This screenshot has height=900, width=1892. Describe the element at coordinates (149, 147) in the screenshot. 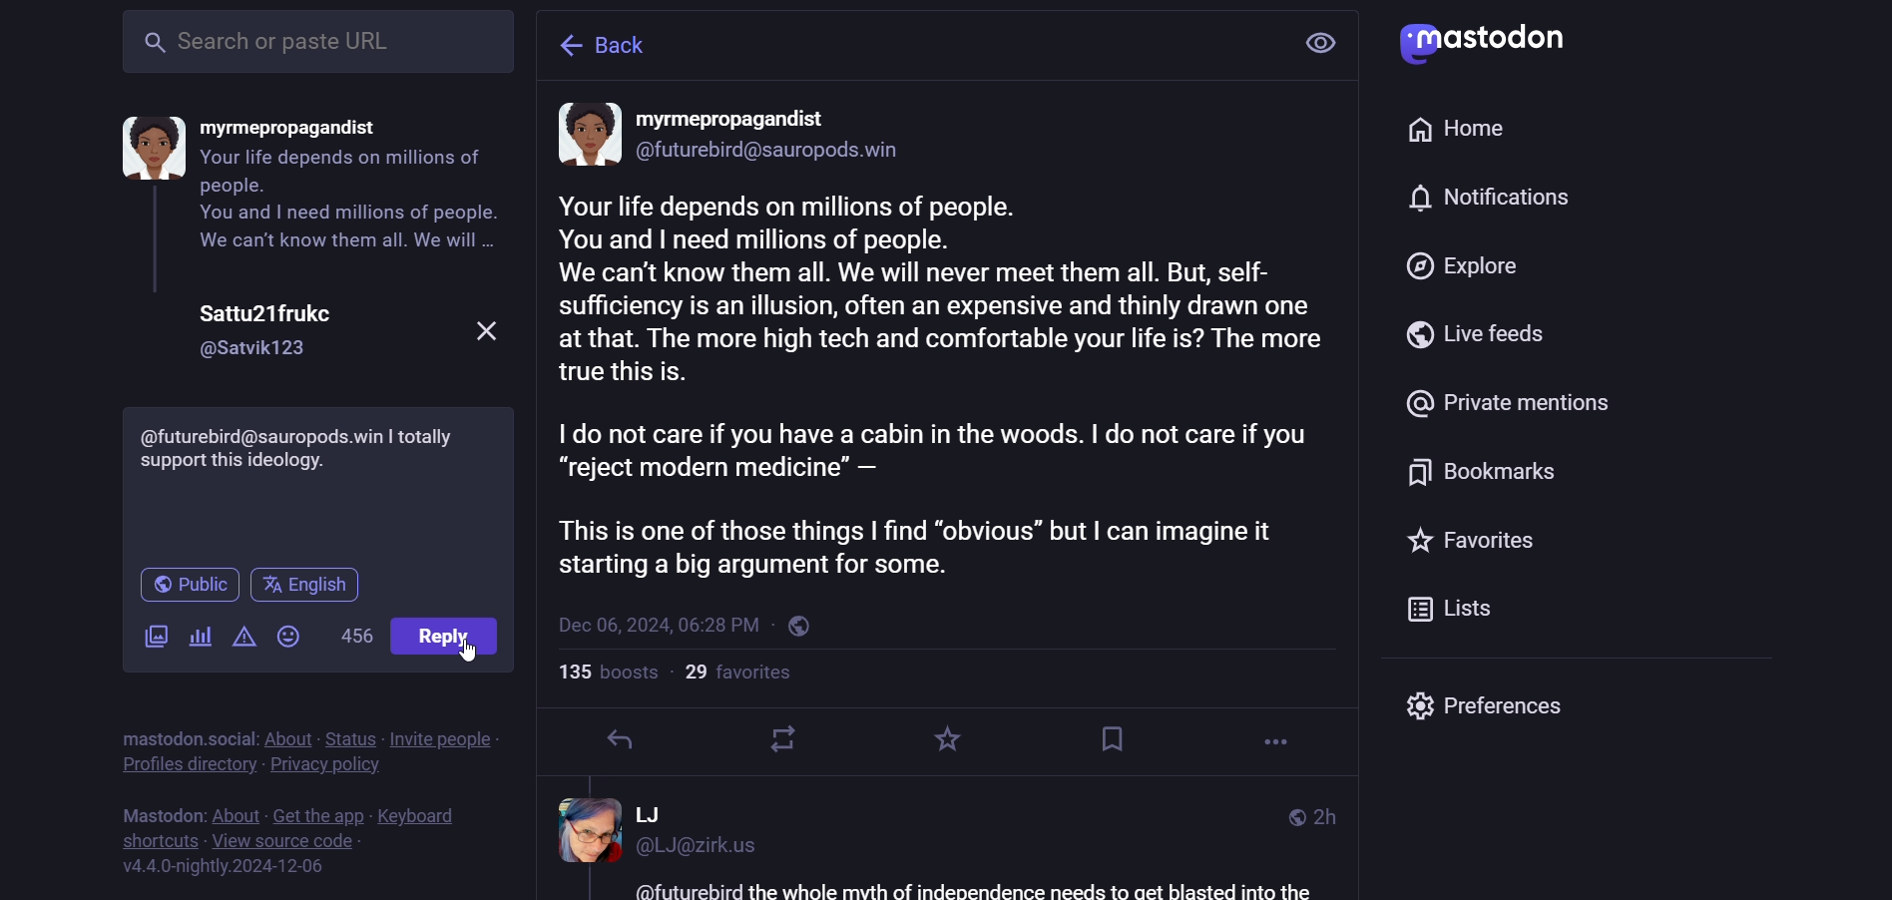

I see `display picture` at that location.